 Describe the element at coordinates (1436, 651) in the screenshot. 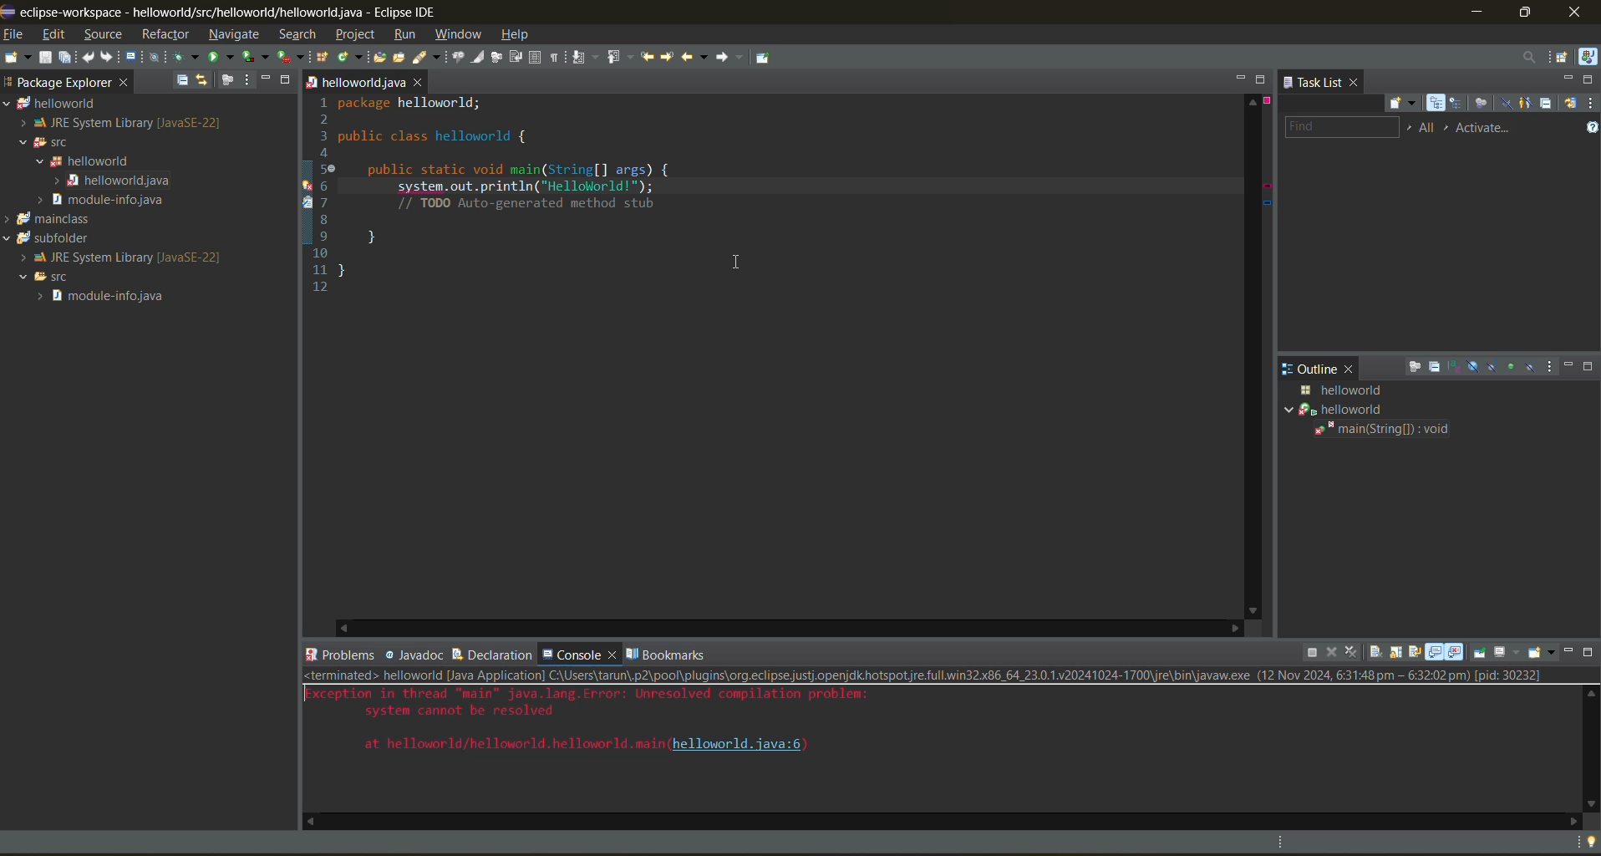

I see `show console standard out changes` at that location.